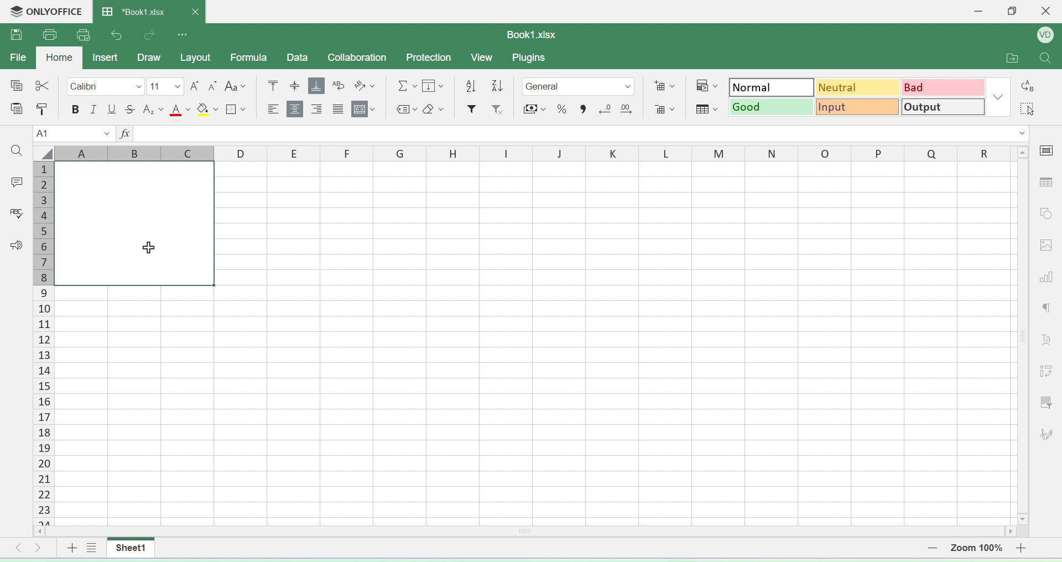  I want to click on shapes, so click(1047, 212).